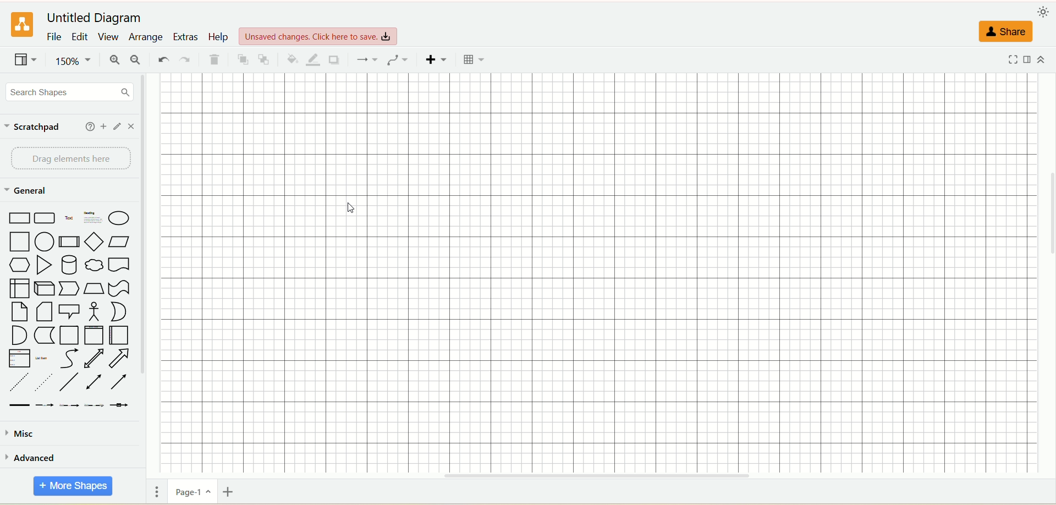 This screenshot has height=505, width=1056. Describe the element at coordinates (117, 60) in the screenshot. I see `zoom in` at that location.